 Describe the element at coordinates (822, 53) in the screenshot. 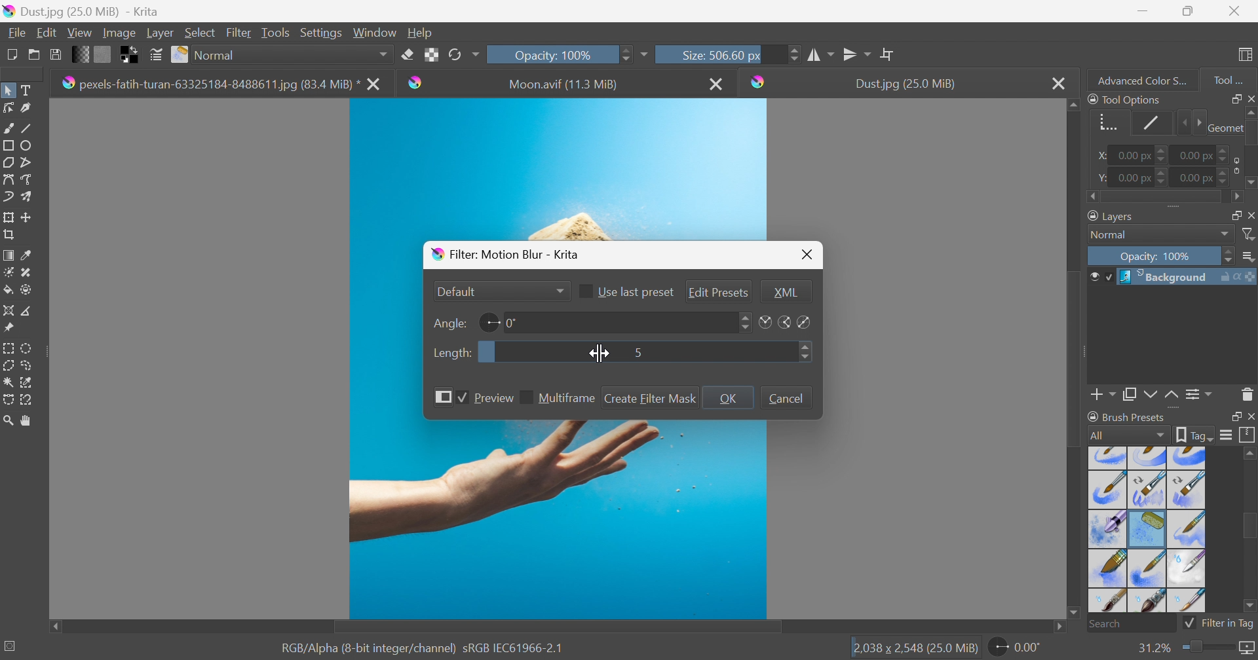

I see `Vertical mirror tool` at that location.